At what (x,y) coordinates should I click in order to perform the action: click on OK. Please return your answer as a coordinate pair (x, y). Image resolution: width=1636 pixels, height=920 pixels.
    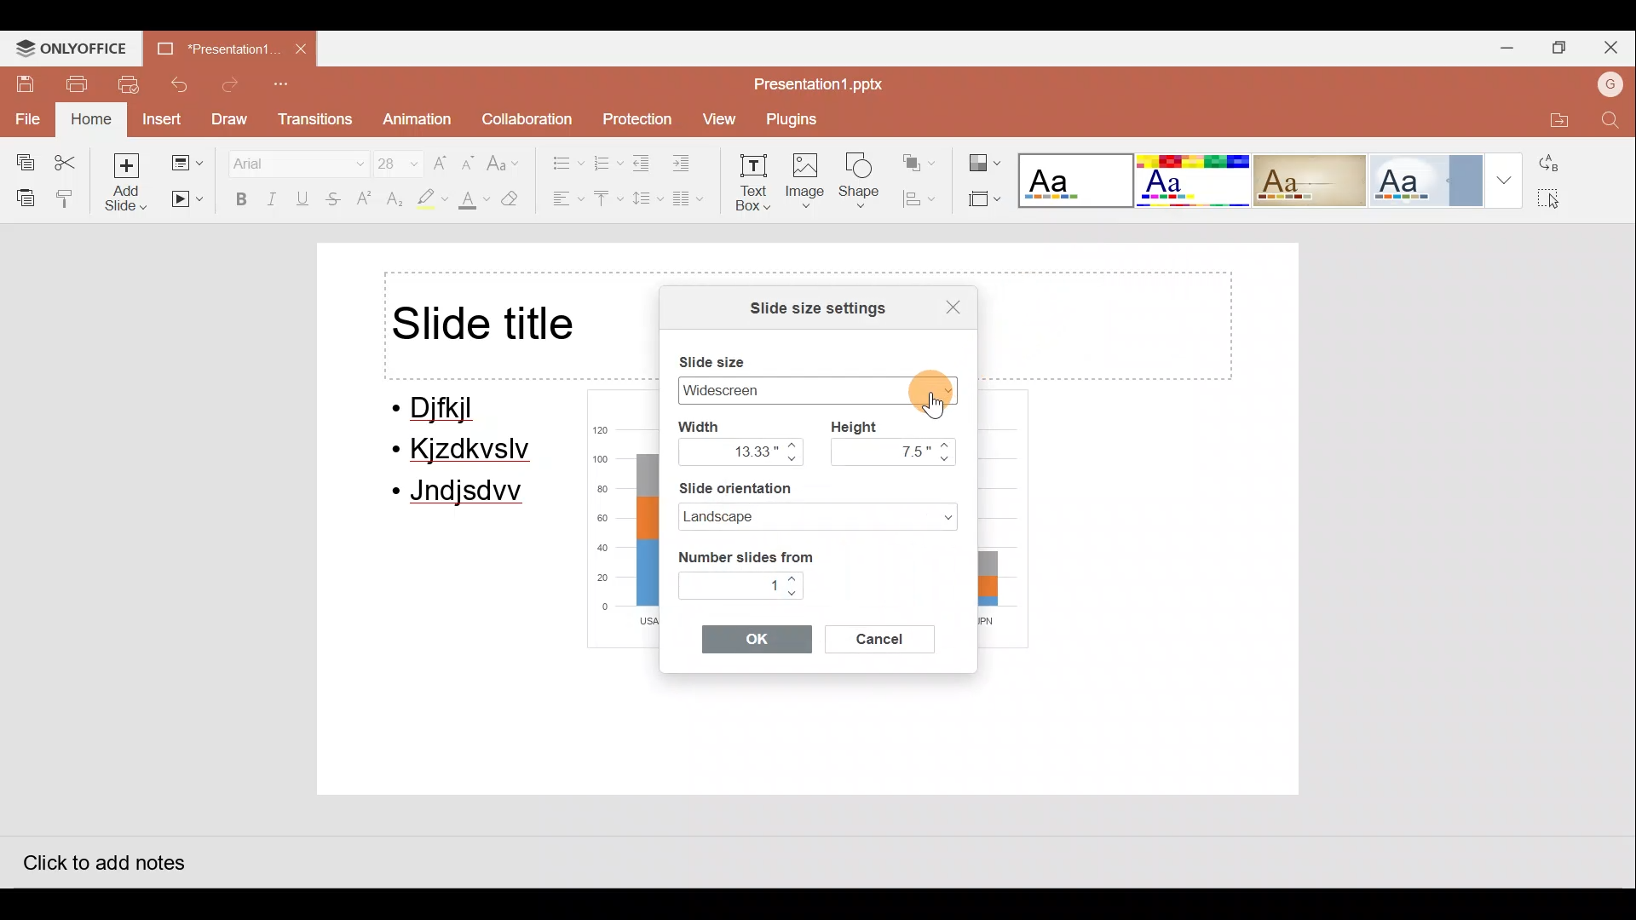
    Looking at the image, I should click on (758, 638).